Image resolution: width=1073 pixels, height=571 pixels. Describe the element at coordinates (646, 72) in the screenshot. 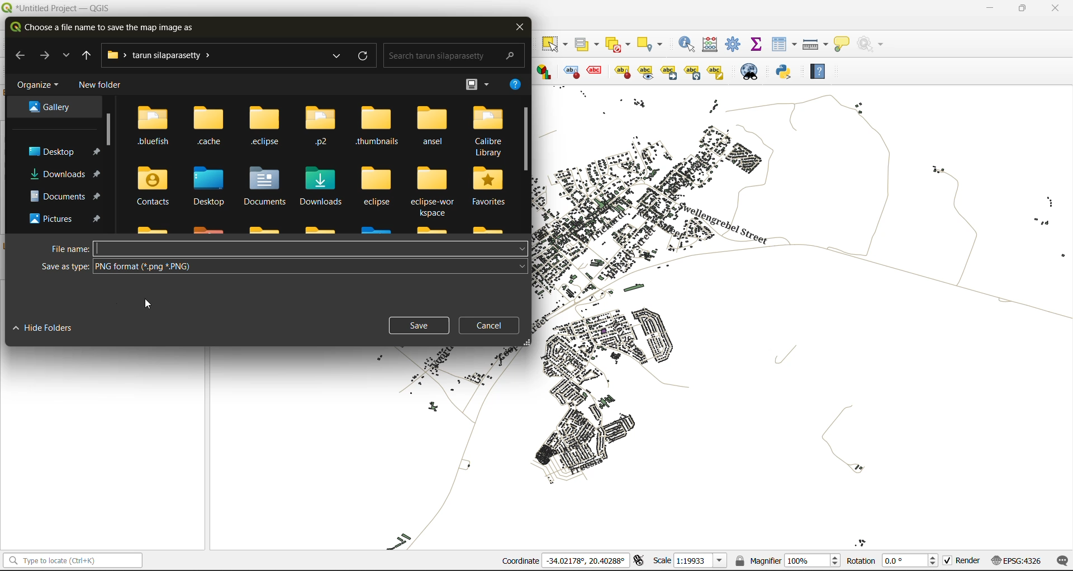

I see `Move a label, diagrams or callout ` at that location.